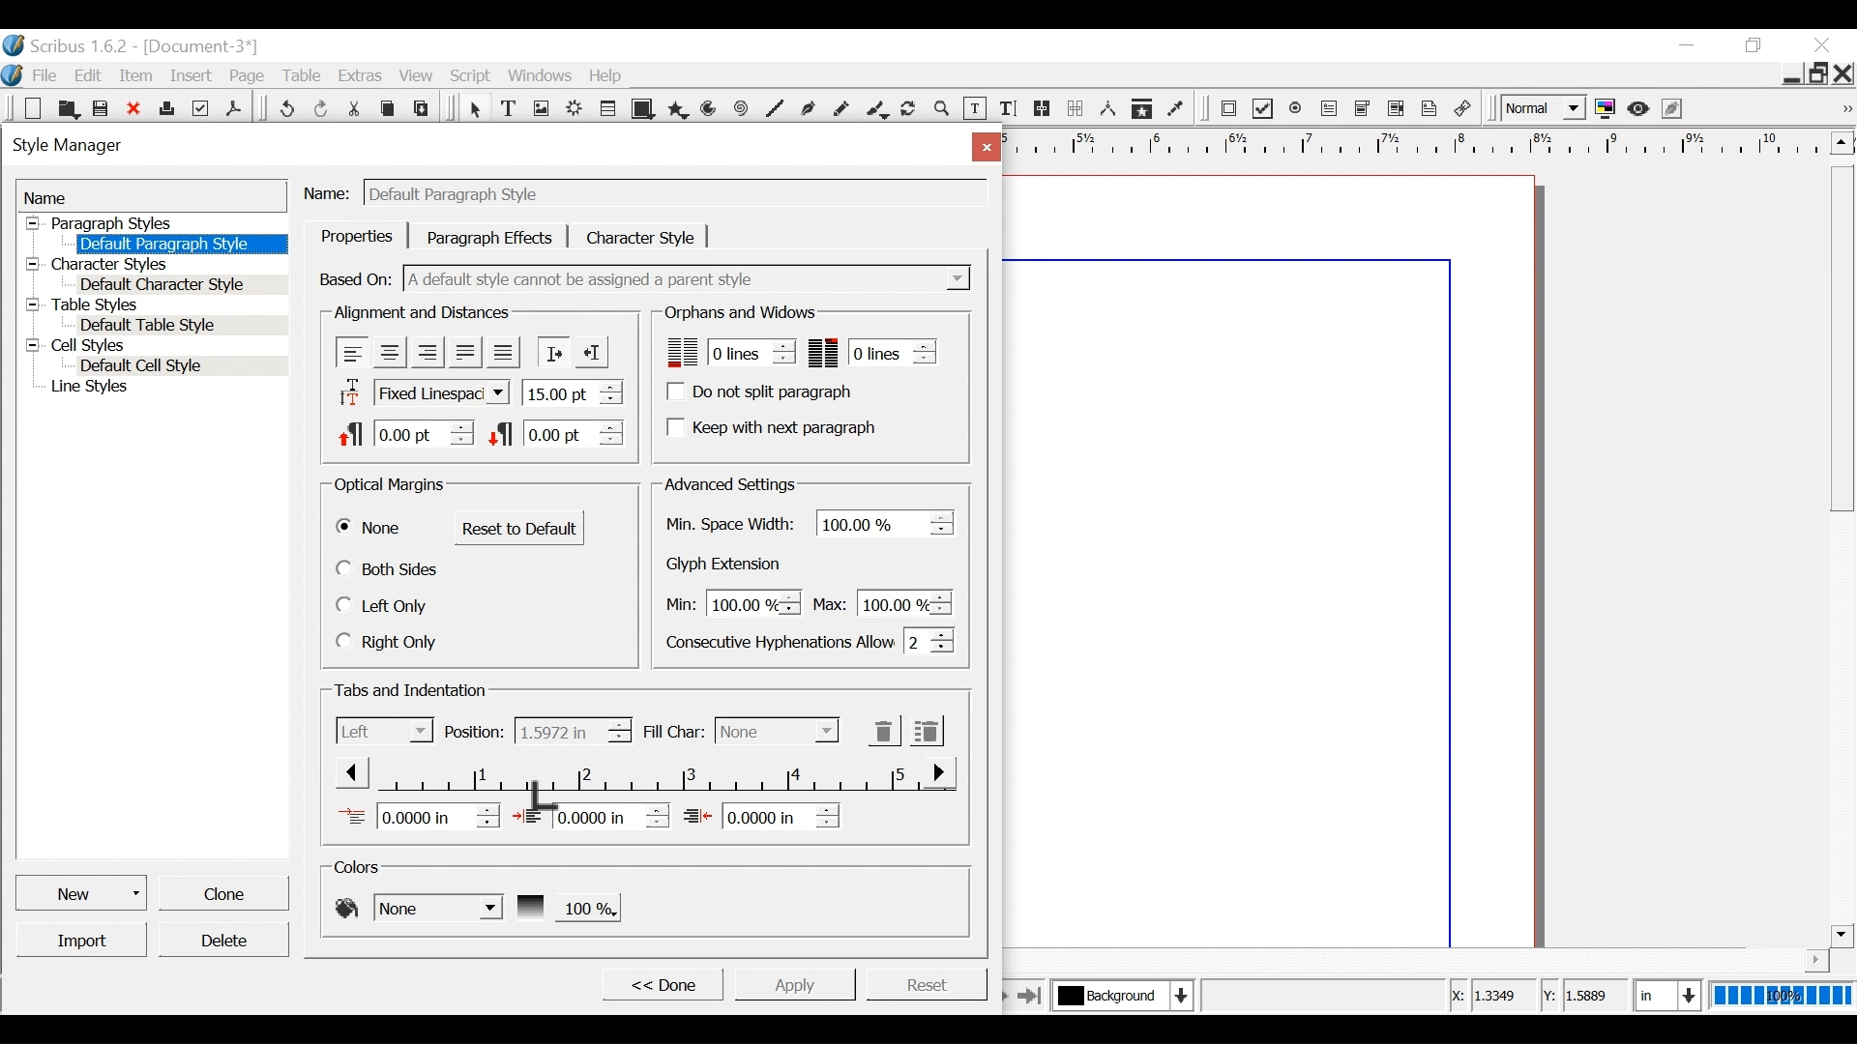 This screenshot has height=1044, width=1857. Describe the element at coordinates (357, 236) in the screenshot. I see `Properties` at that location.